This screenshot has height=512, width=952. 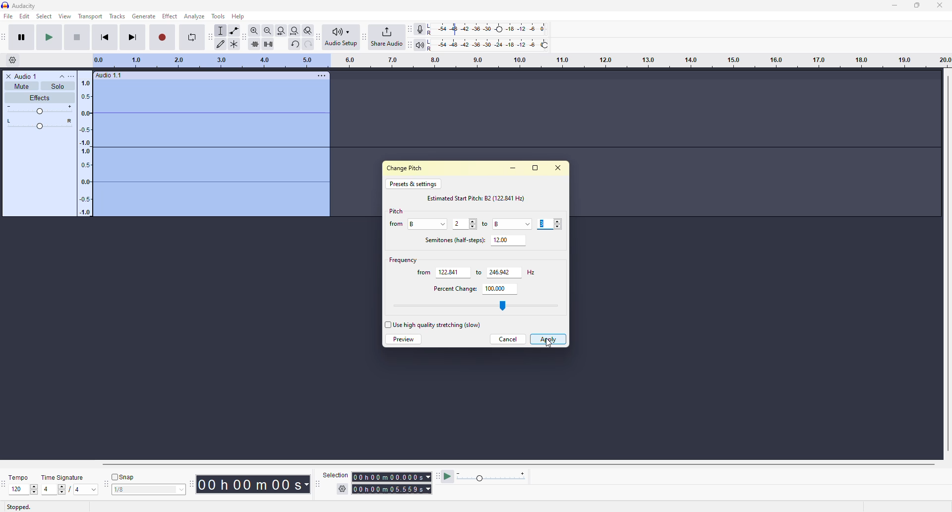 What do you see at coordinates (23, 76) in the screenshot?
I see `audio 1` at bounding box center [23, 76].